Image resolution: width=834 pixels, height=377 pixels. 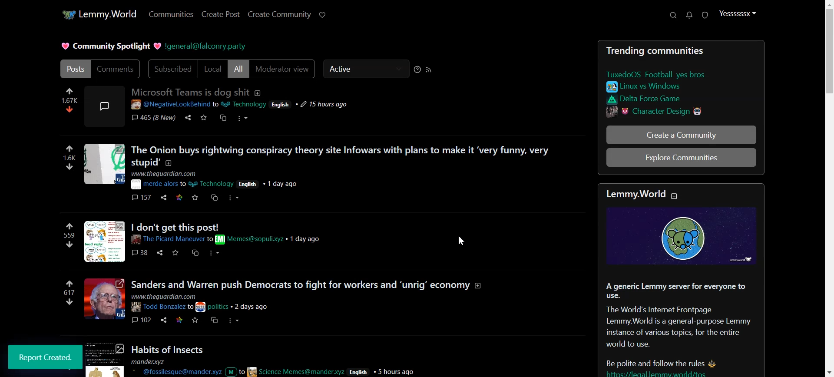 What do you see at coordinates (181, 198) in the screenshot?
I see `link` at bounding box center [181, 198].